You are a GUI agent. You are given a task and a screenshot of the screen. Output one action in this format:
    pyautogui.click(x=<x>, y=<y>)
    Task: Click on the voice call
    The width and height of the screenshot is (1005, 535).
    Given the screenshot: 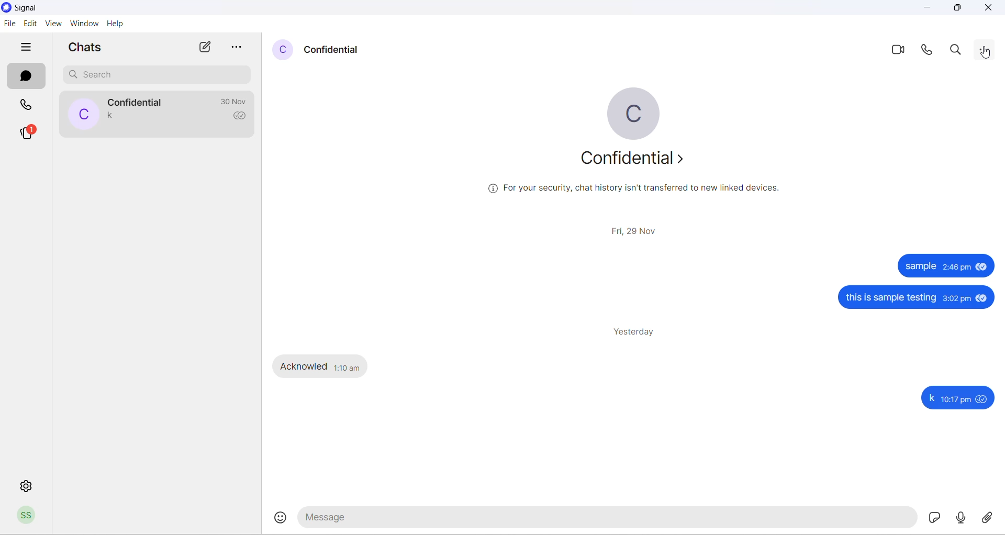 What is the action you would take?
    pyautogui.click(x=927, y=50)
    